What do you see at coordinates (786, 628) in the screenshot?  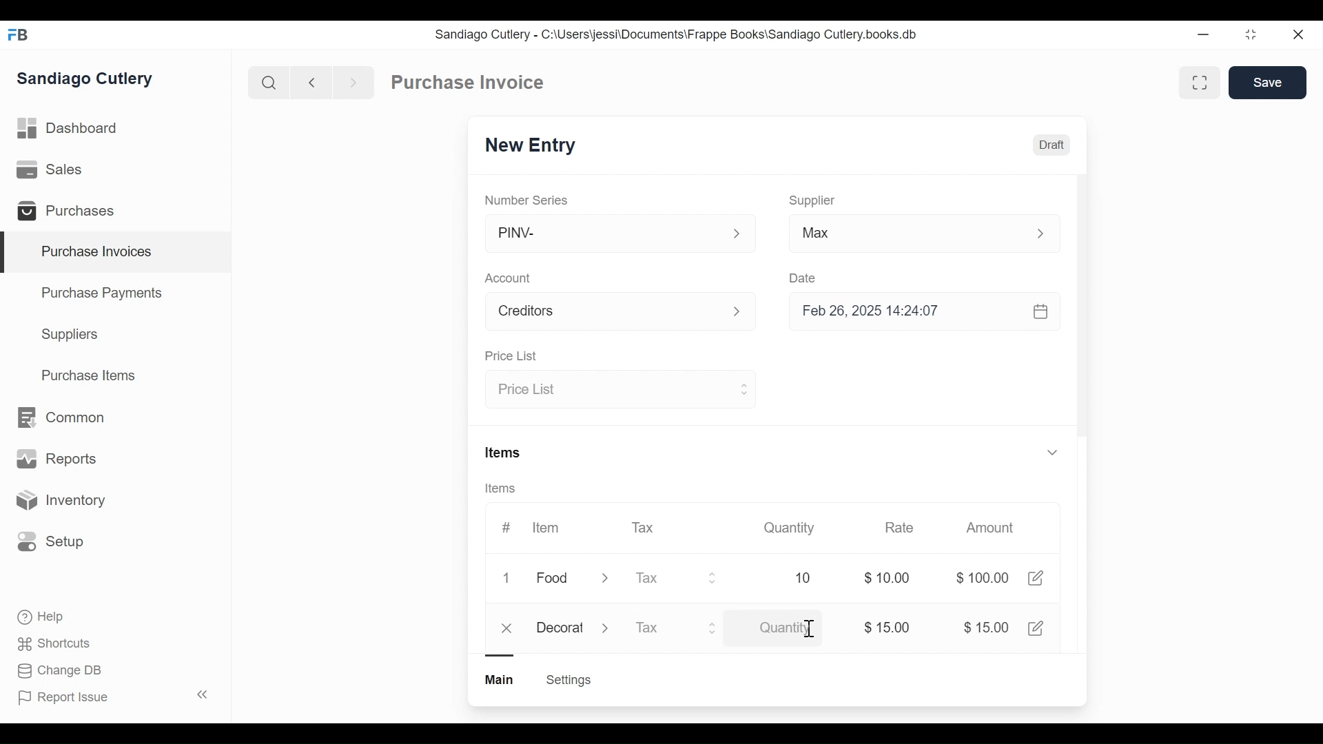 I see `Quantity` at bounding box center [786, 628].